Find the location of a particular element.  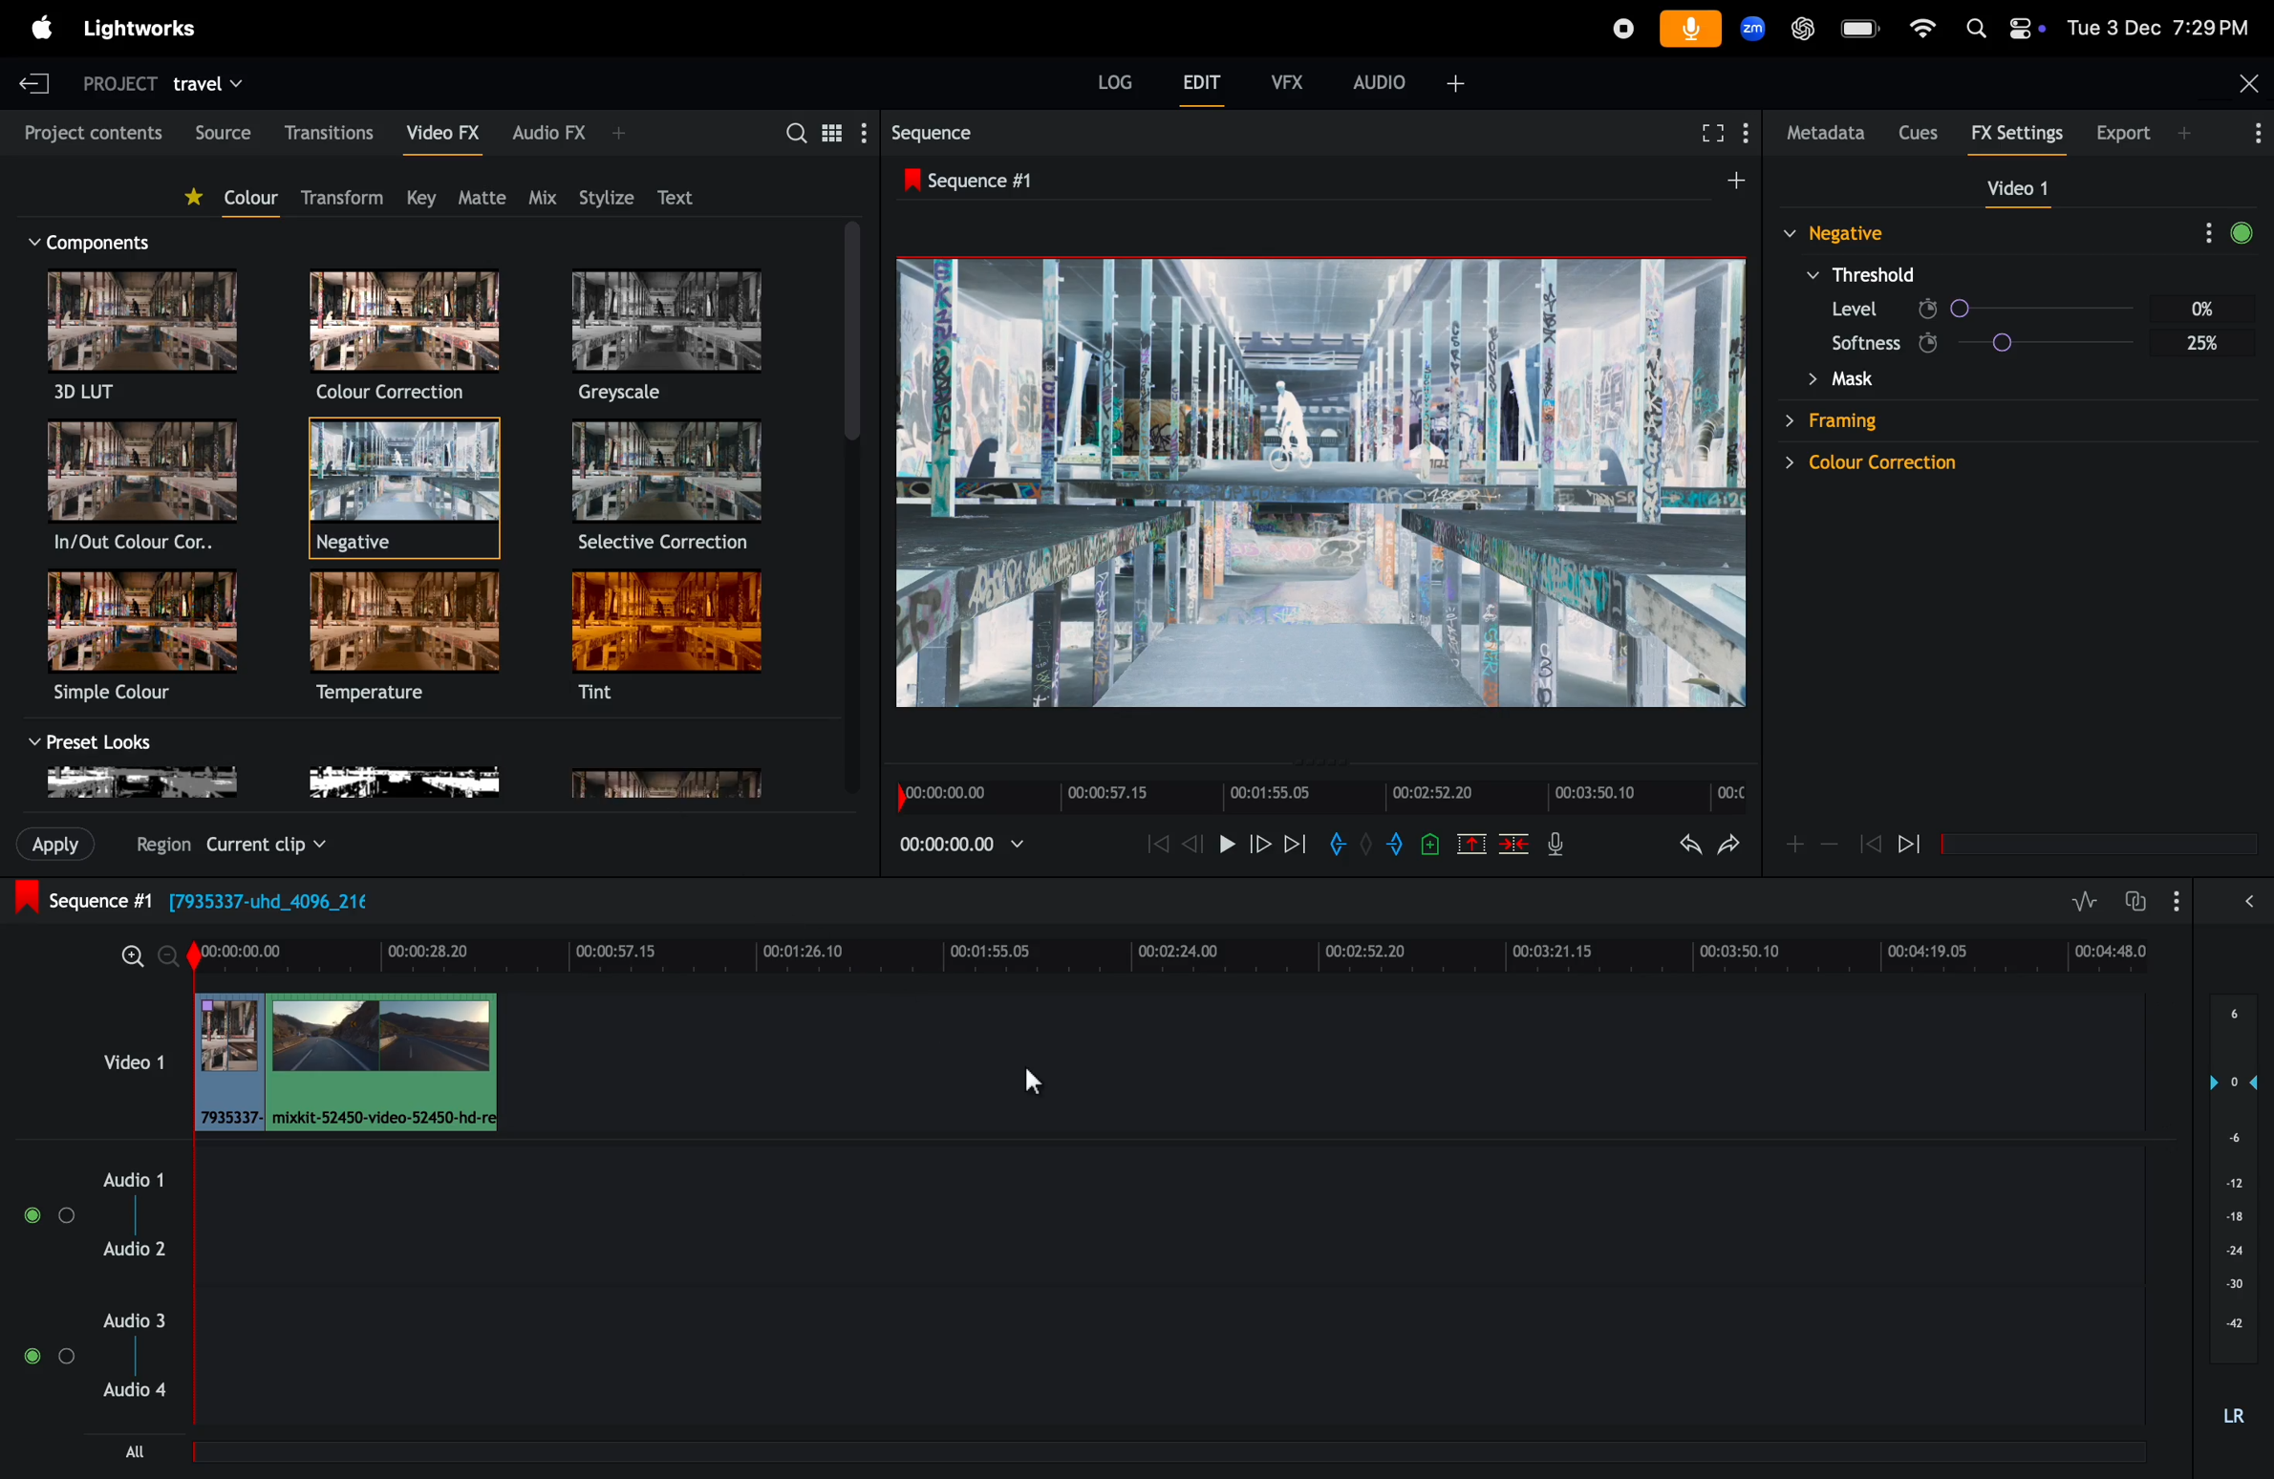

forward is located at coordinates (1255, 847).